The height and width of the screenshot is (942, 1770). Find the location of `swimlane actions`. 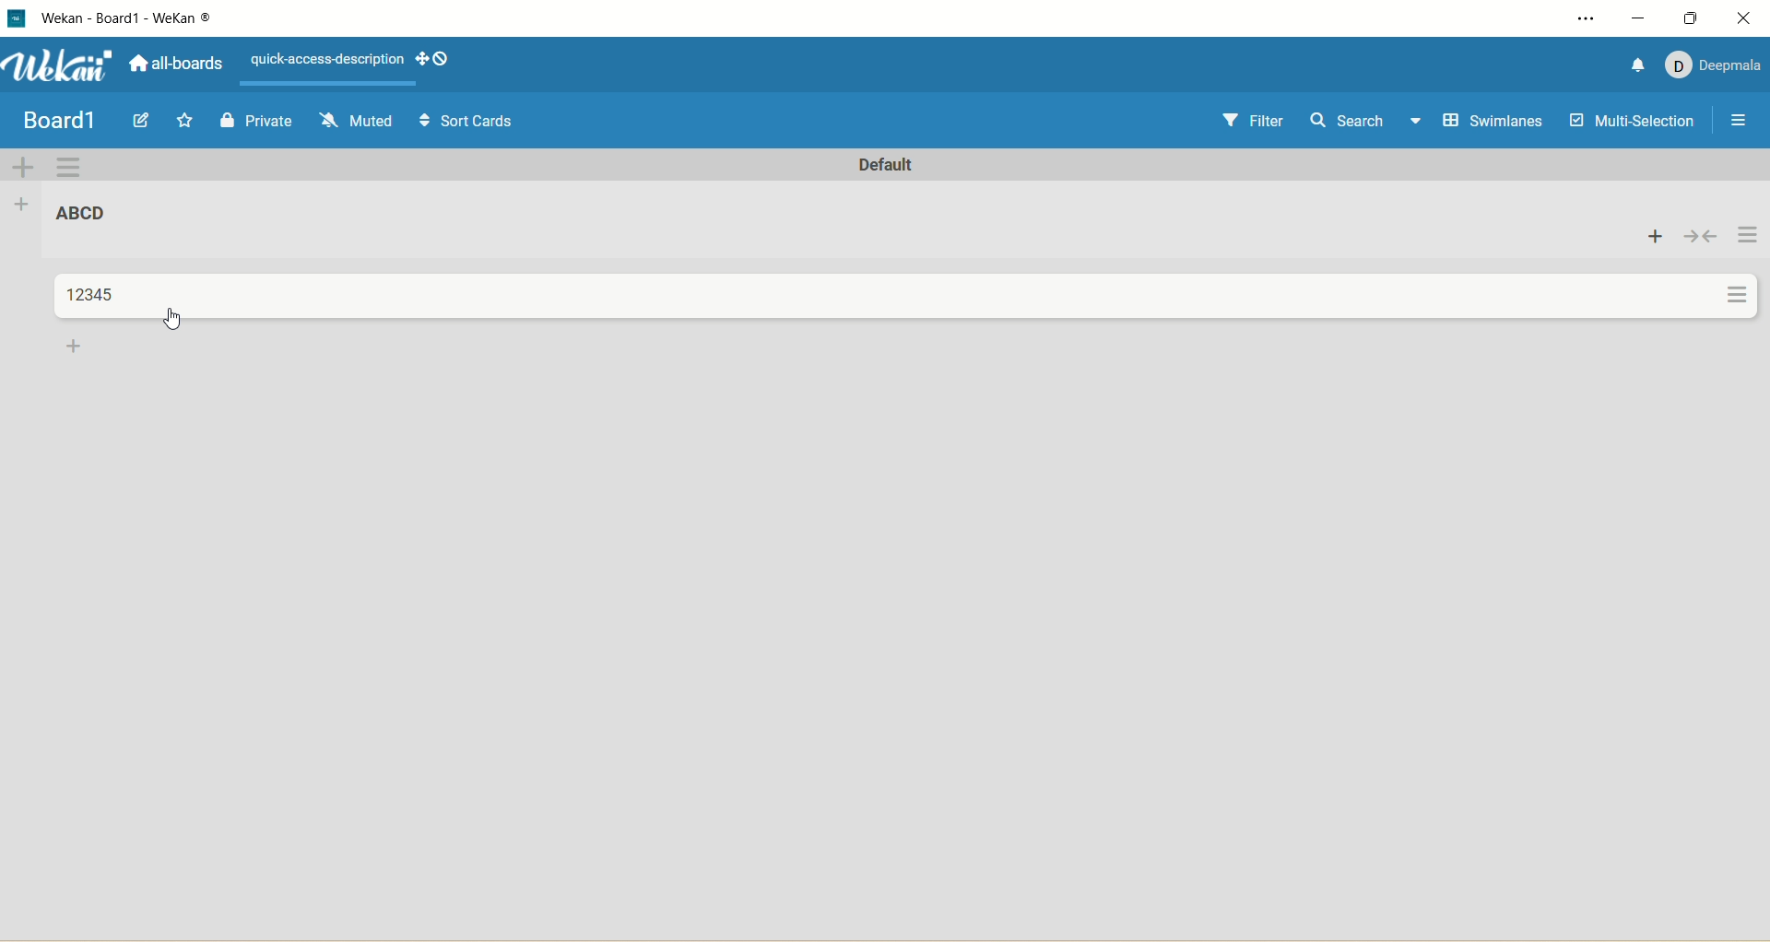

swimlane actions is located at coordinates (70, 168).